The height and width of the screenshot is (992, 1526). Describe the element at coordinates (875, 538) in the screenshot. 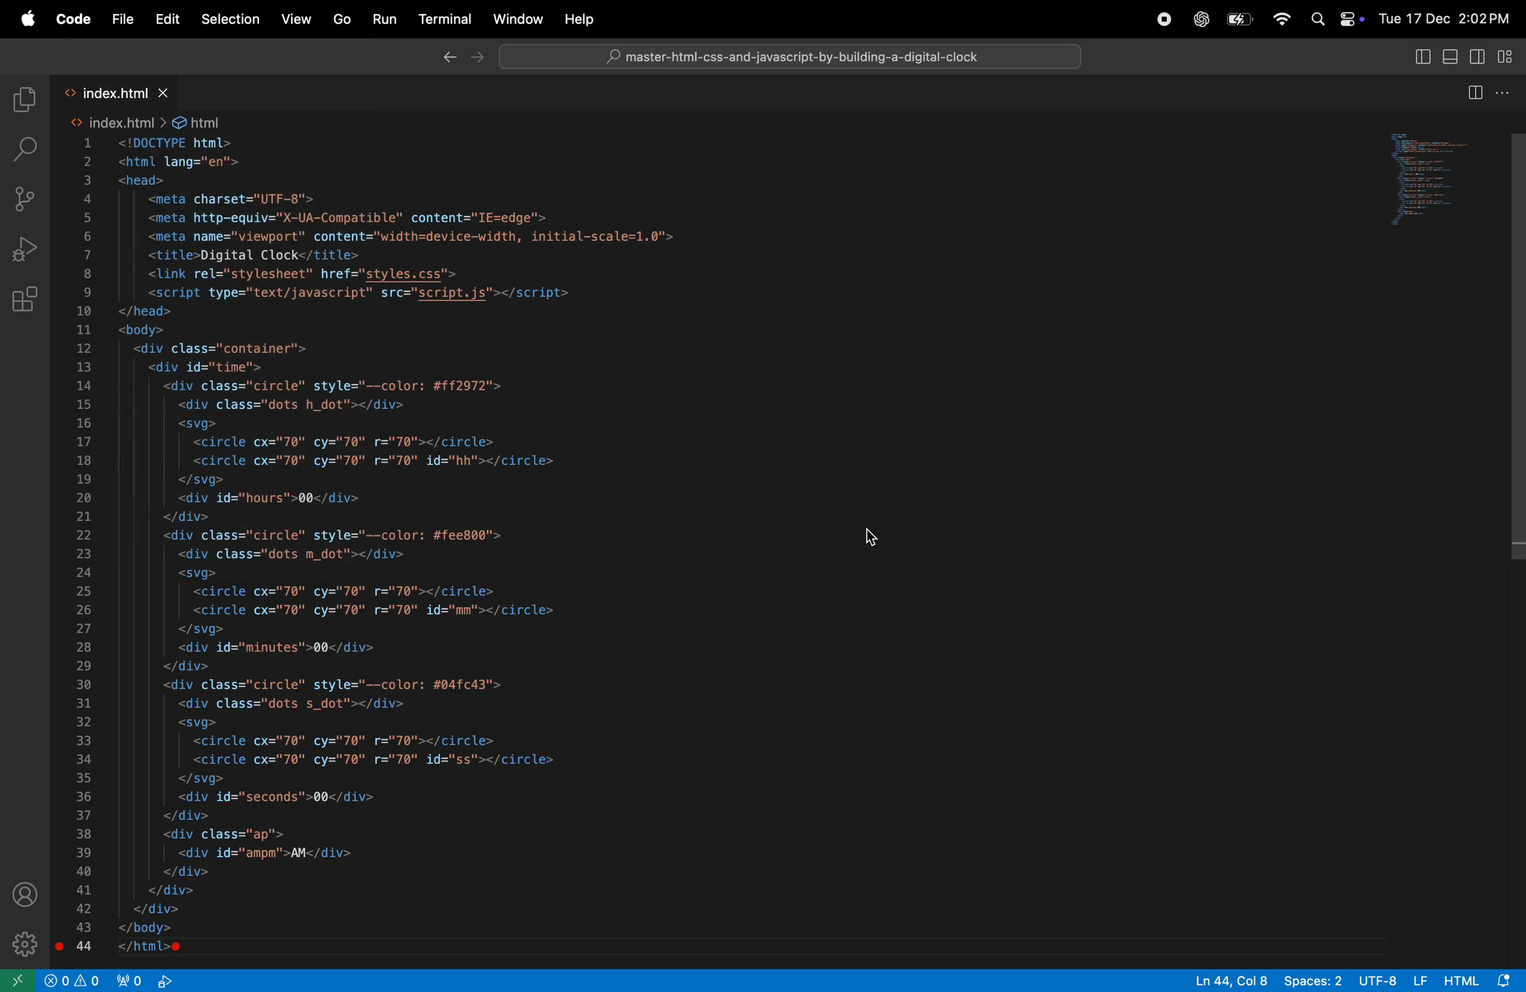

I see `cursor` at that location.